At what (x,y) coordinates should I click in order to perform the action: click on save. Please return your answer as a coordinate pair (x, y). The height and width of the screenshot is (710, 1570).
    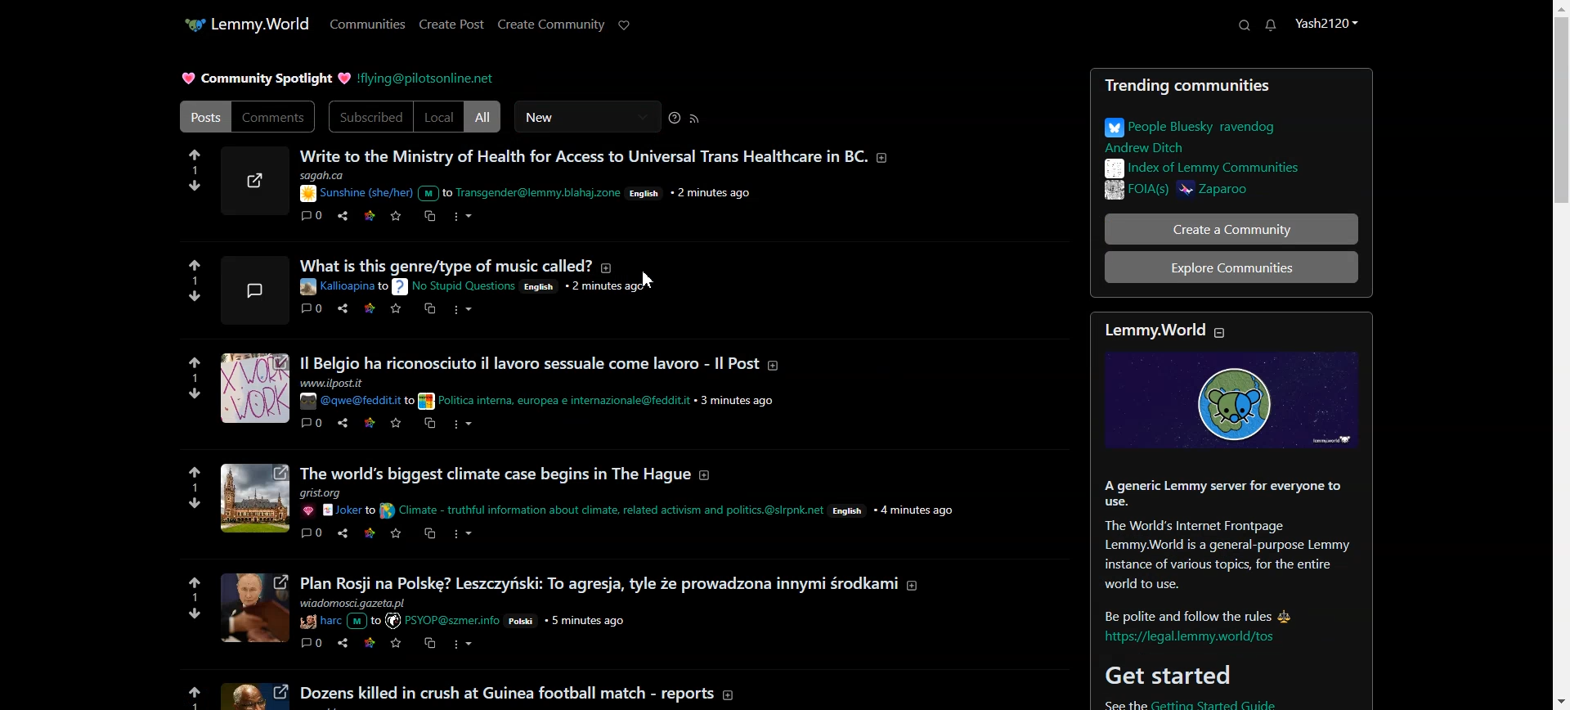
    Looking at the image, I should click on (399, 425).